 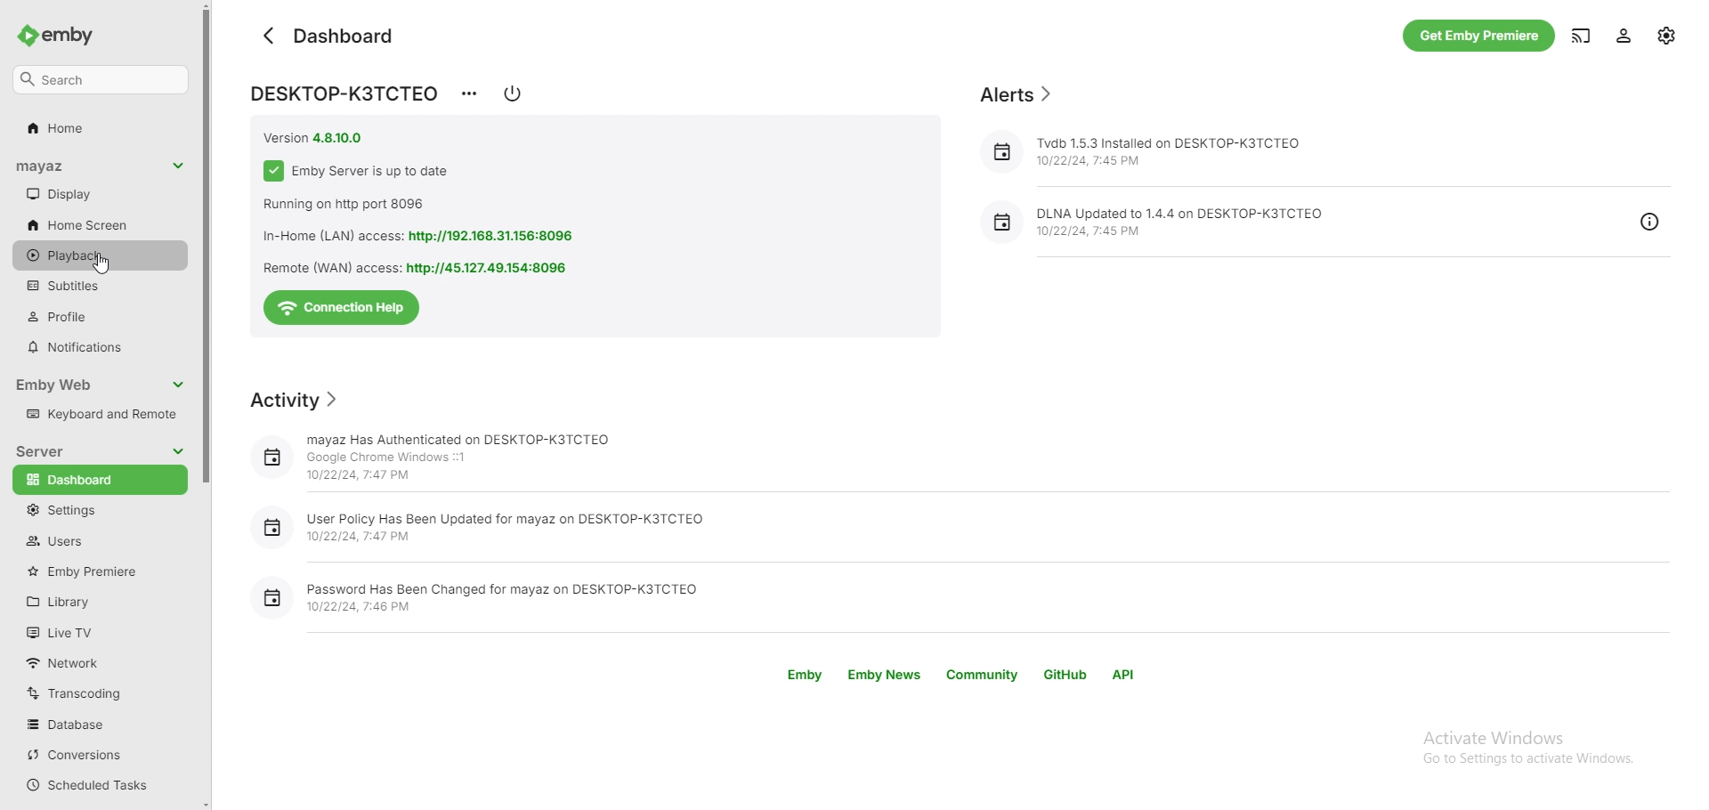 What do you see at coordinates (343, 306) in the screenshot?
I see `connection help` at bounding box center [343, 306].